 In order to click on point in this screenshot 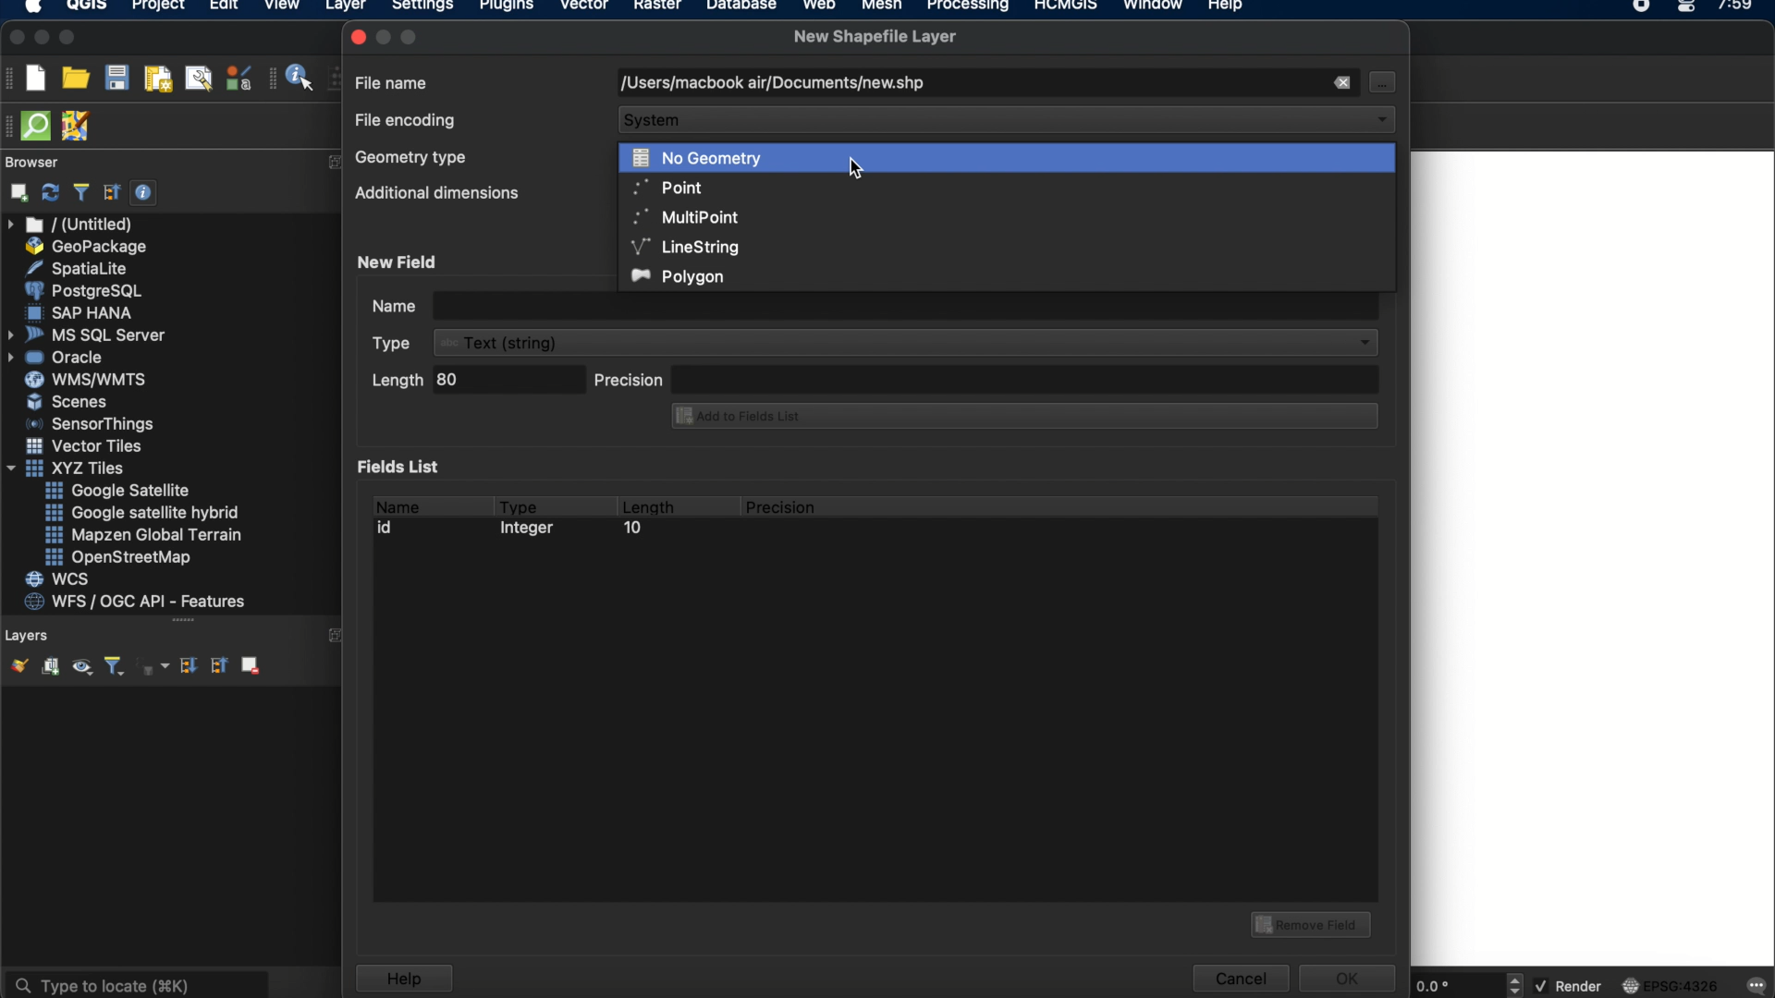, I will do `click(665, 187)`.